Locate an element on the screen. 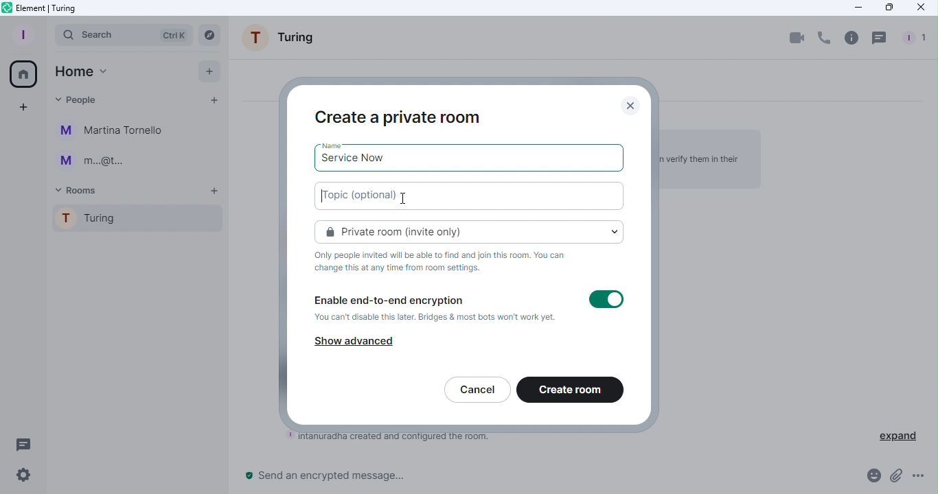 This screenshot has width=938, height=494. Call is located at coordinates (823, 38).